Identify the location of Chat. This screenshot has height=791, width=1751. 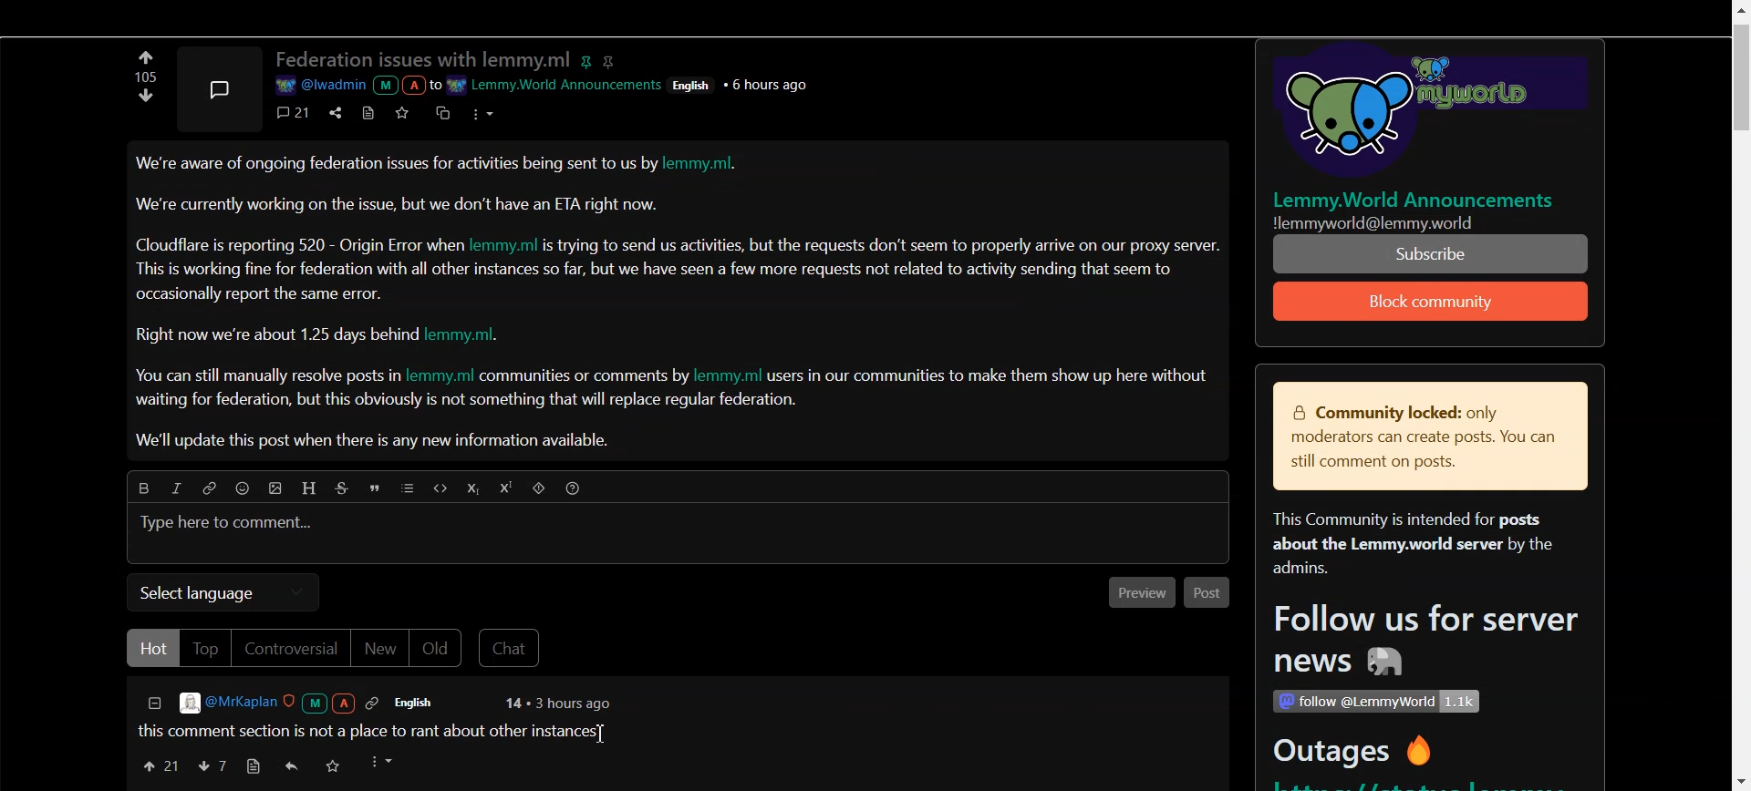
(513, 649).